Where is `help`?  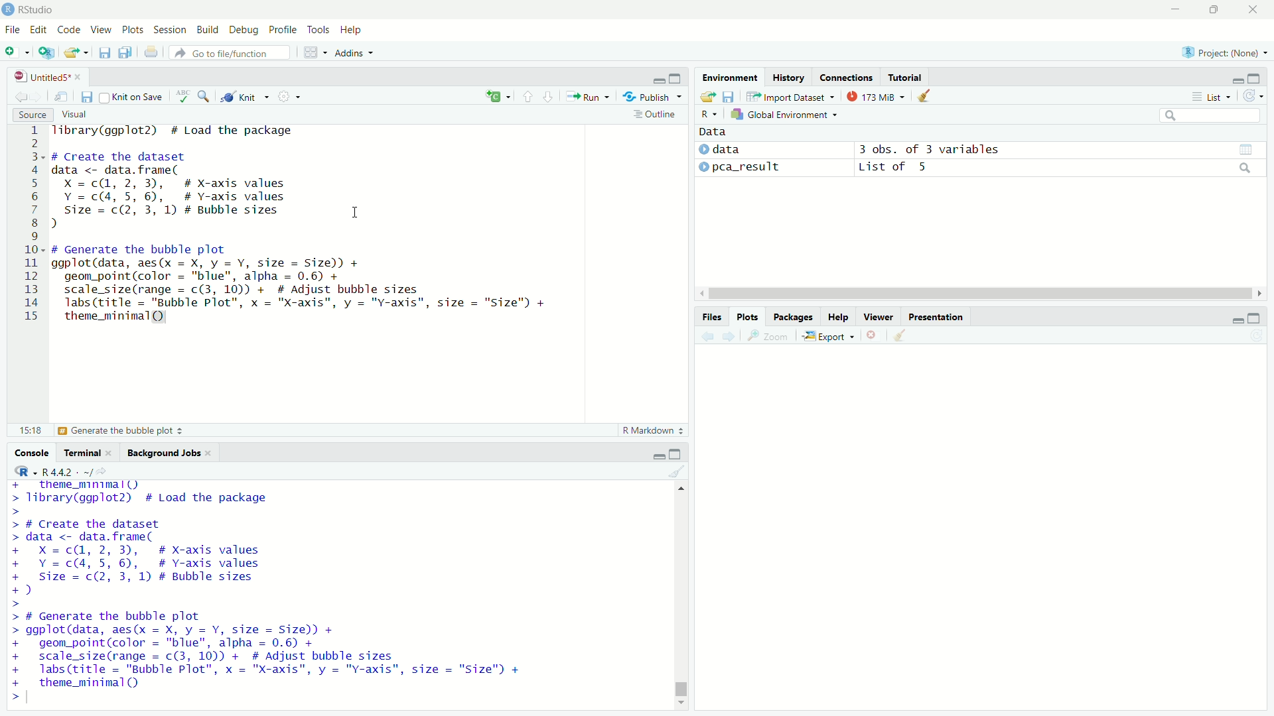 help is located at coordinates (838, 317).